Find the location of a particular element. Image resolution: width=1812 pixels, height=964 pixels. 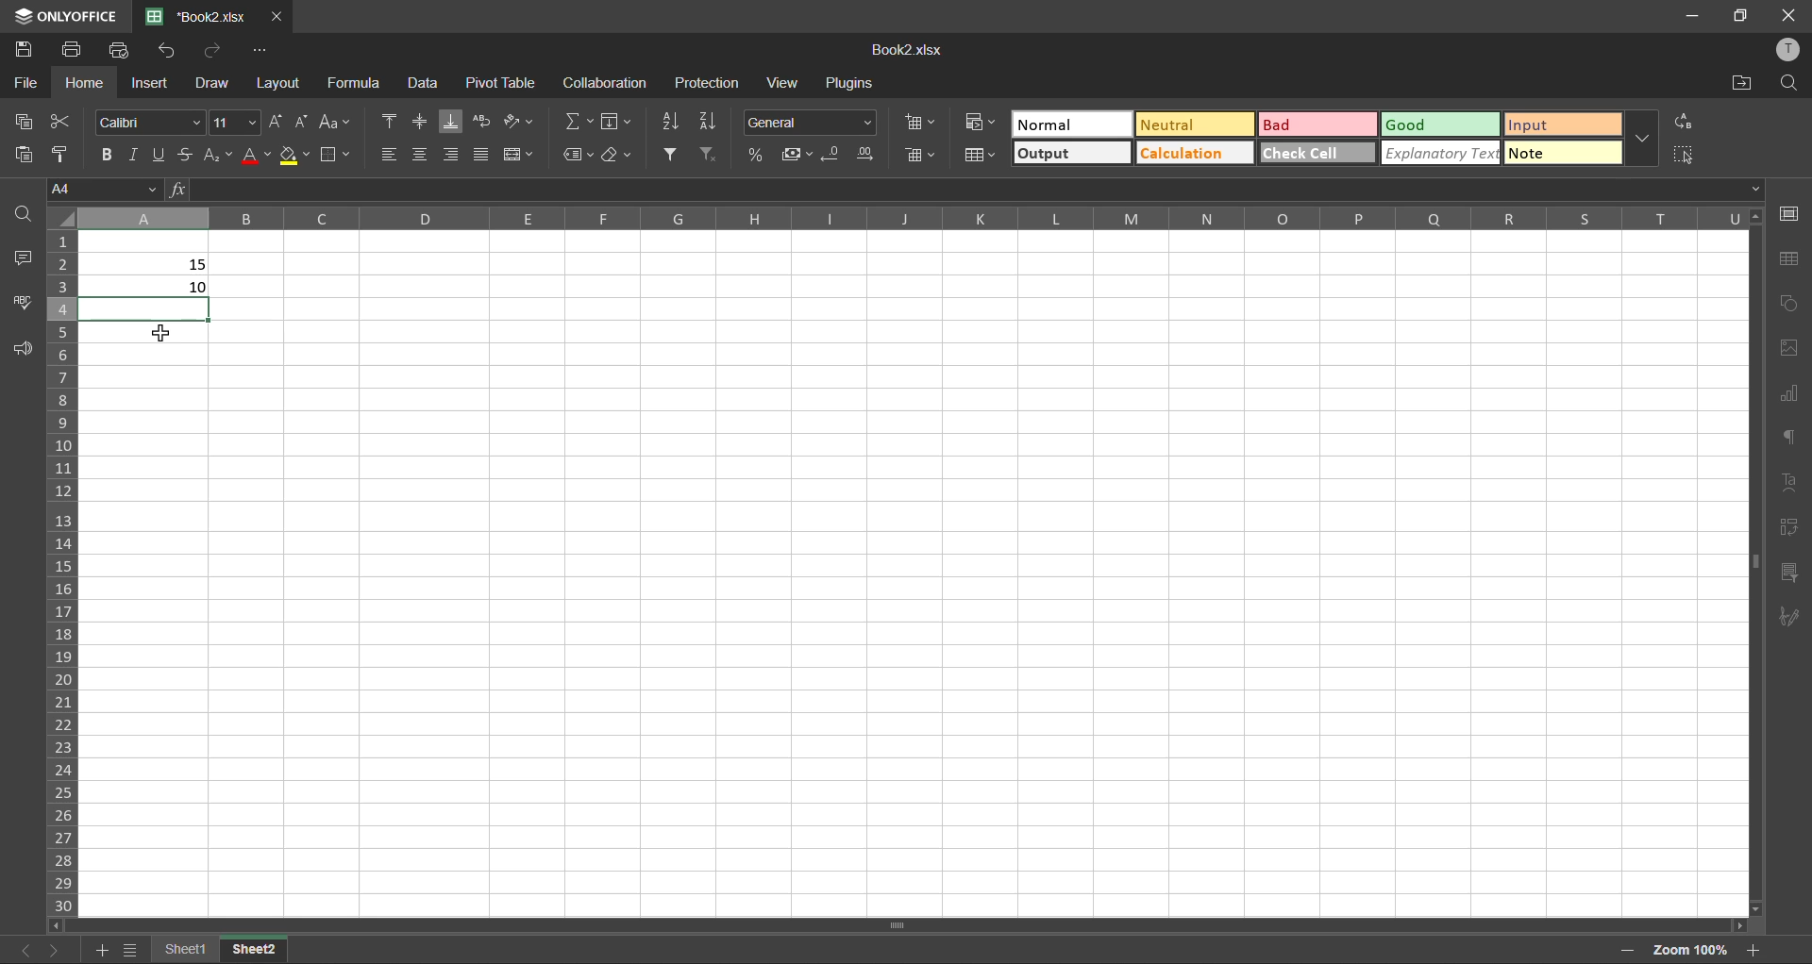

decrement size is located at coordinates (302, 120).